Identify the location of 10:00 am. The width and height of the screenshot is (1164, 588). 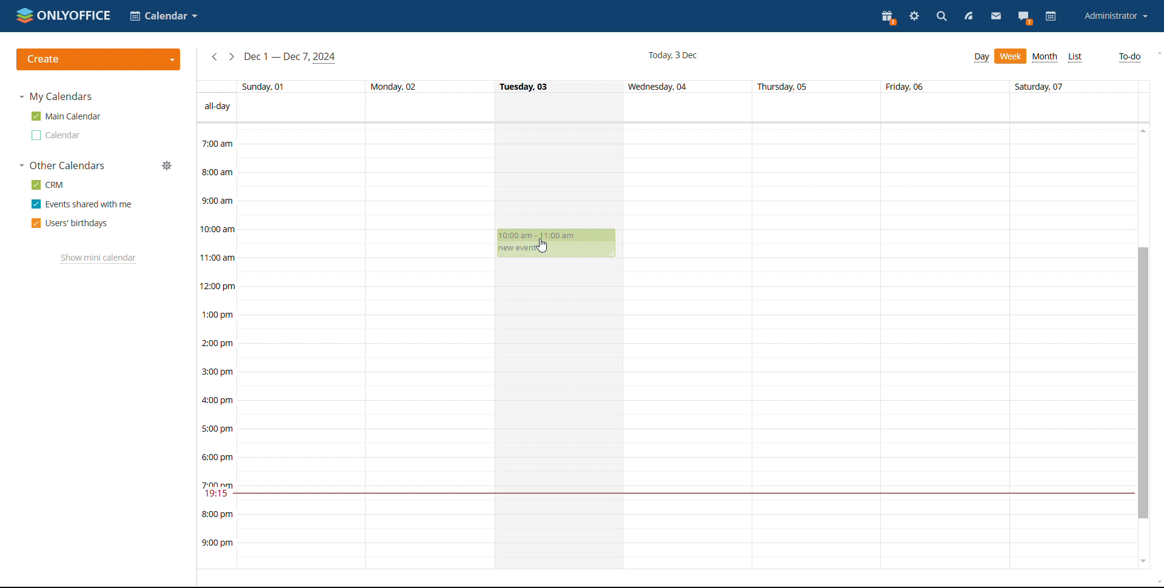
(220, 229).